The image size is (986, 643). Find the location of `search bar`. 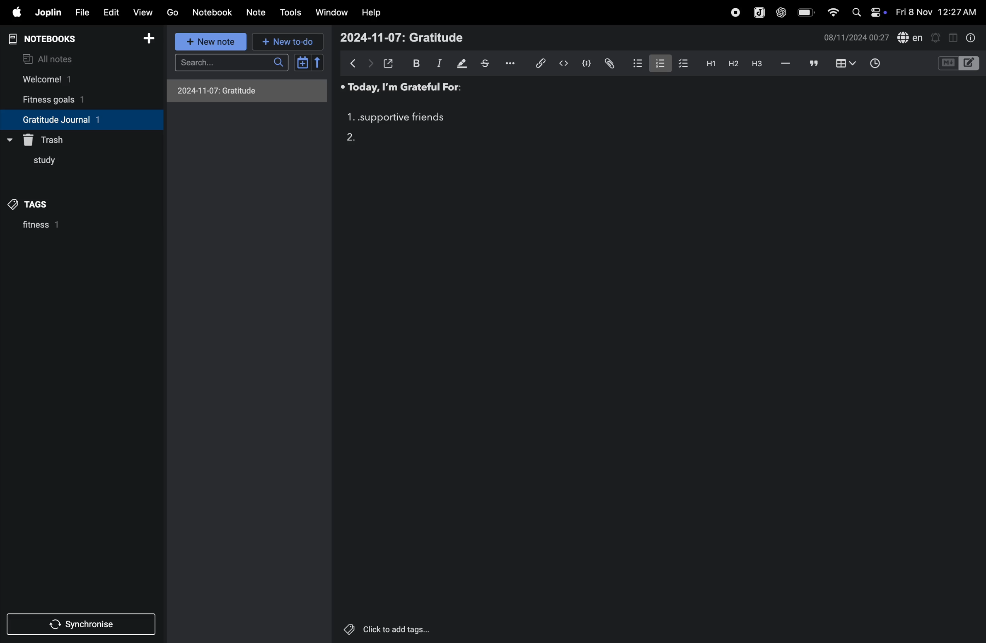

search bar is located at coordinates (234, 62).